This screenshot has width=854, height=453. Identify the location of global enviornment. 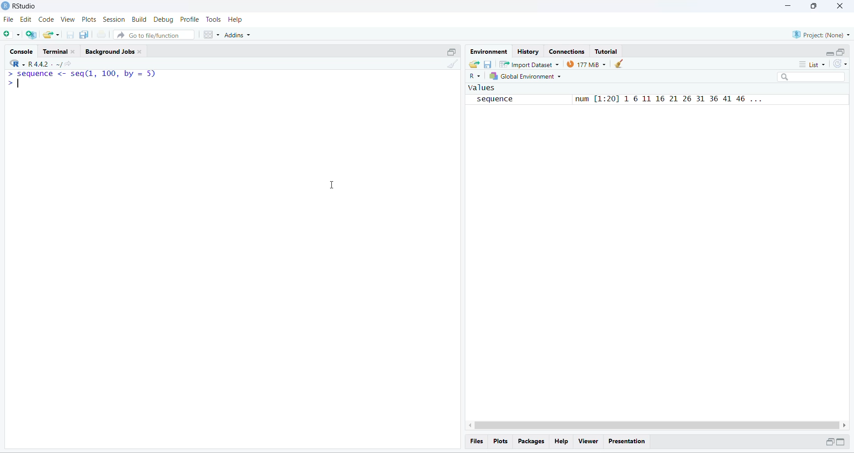
(527, 76).